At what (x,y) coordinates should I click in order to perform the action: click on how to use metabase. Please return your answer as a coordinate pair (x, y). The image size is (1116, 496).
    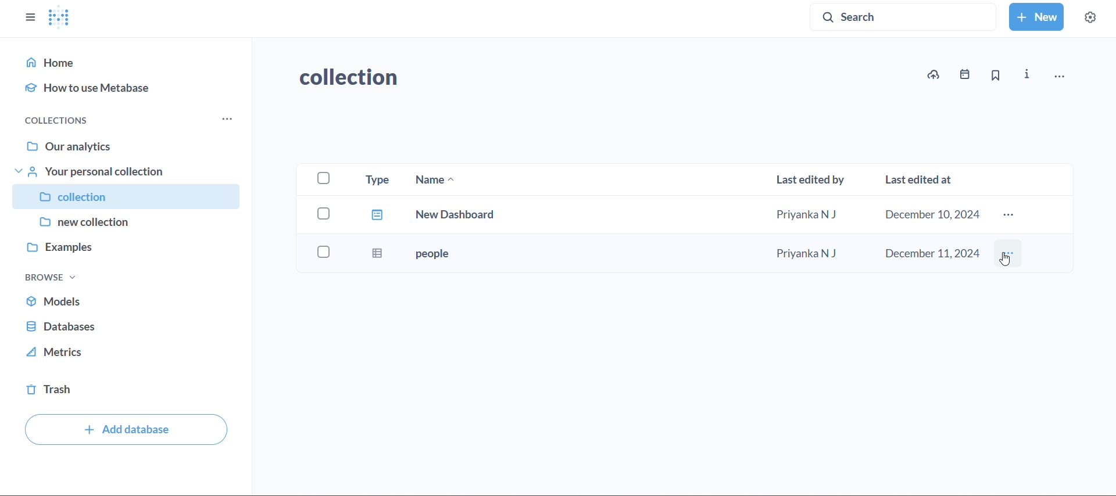
    Looking at the image, I should click on (127, 87).